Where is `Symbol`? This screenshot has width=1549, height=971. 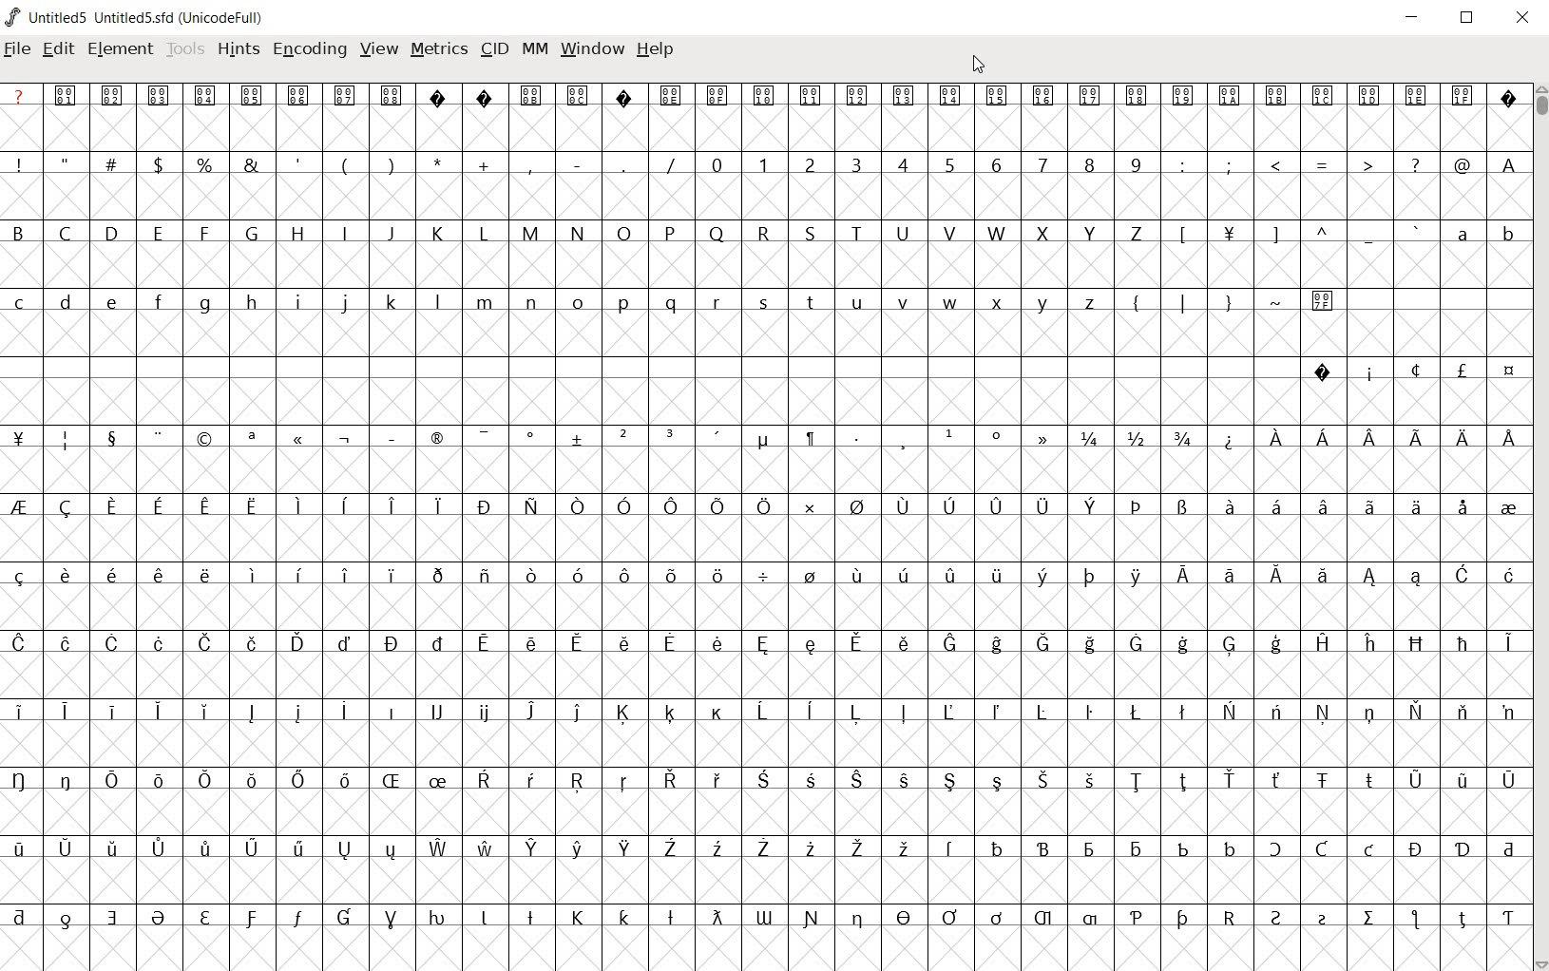
Symbol is located at coordinates (1278, 437).